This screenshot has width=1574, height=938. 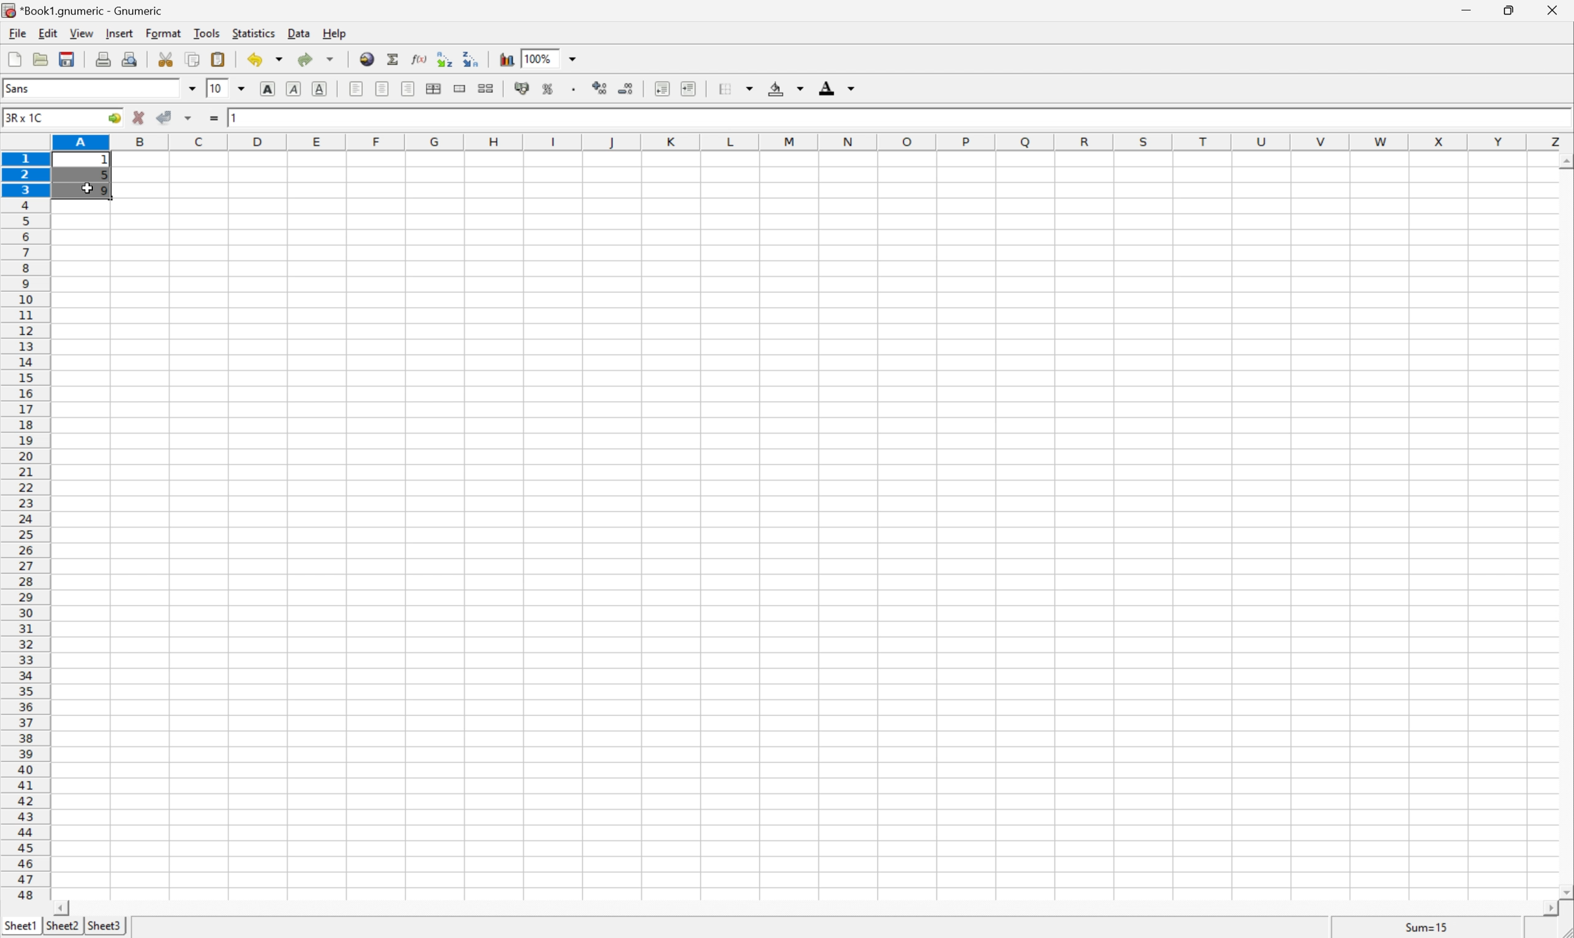 What do you see at coordinates (216, 87) in the screenshot?
I see `10` at bounding box center [216, 87].